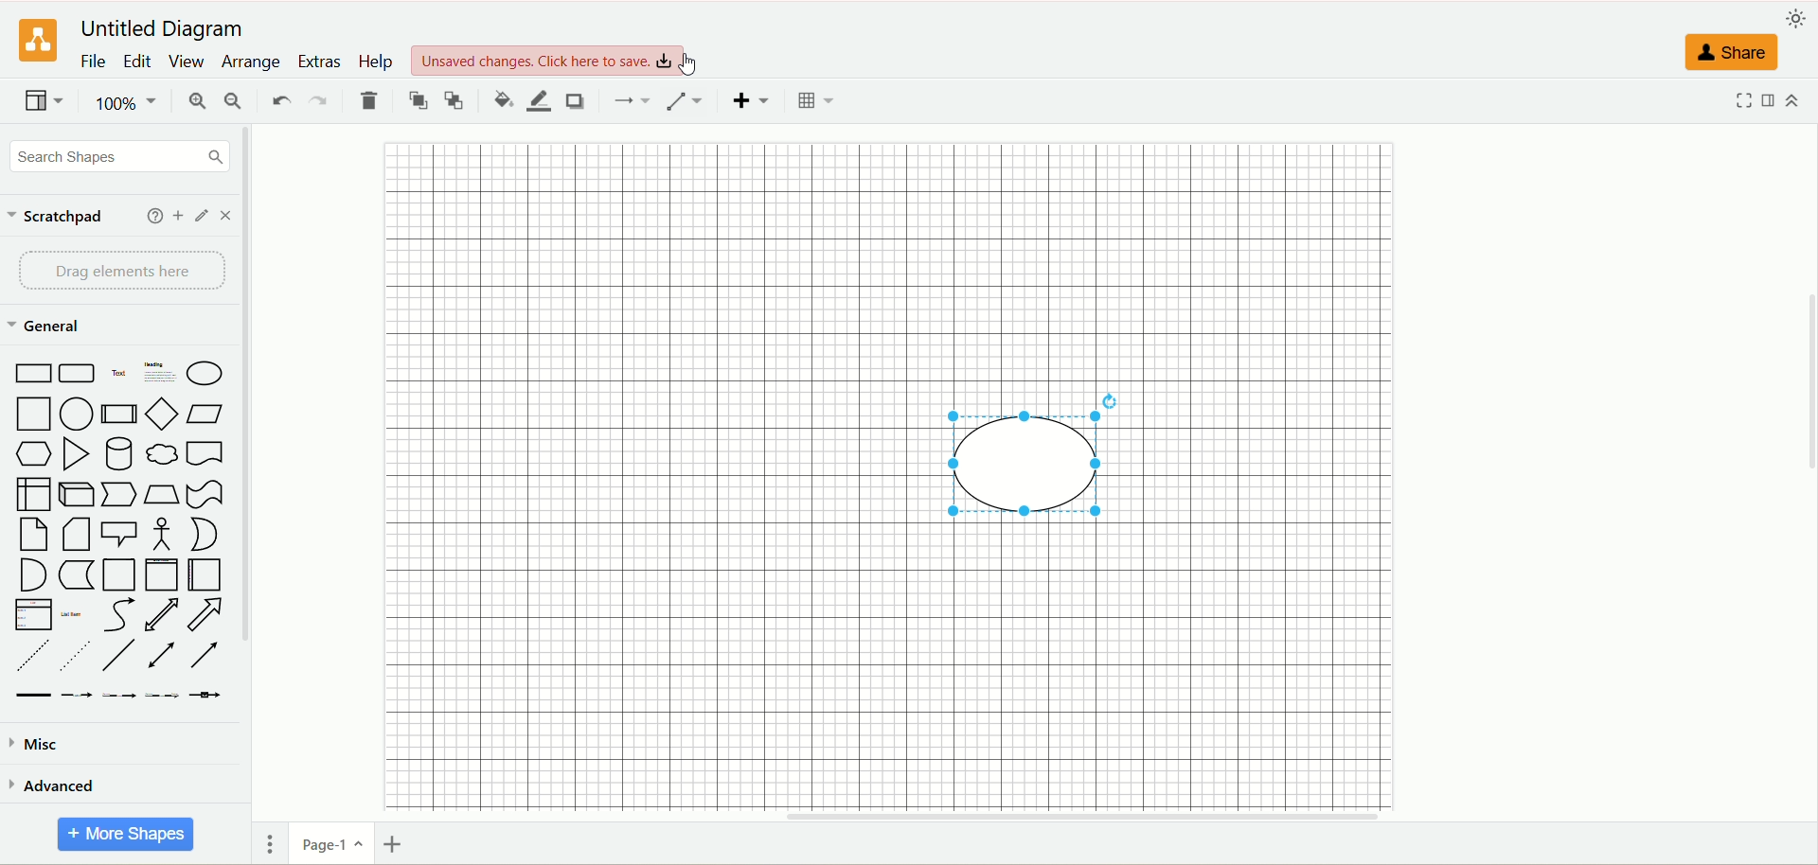 This screenshot has width=1818, height=865. Describe the element at coordinates (749, 102) in the screenshot. I see `Insert` at that location.